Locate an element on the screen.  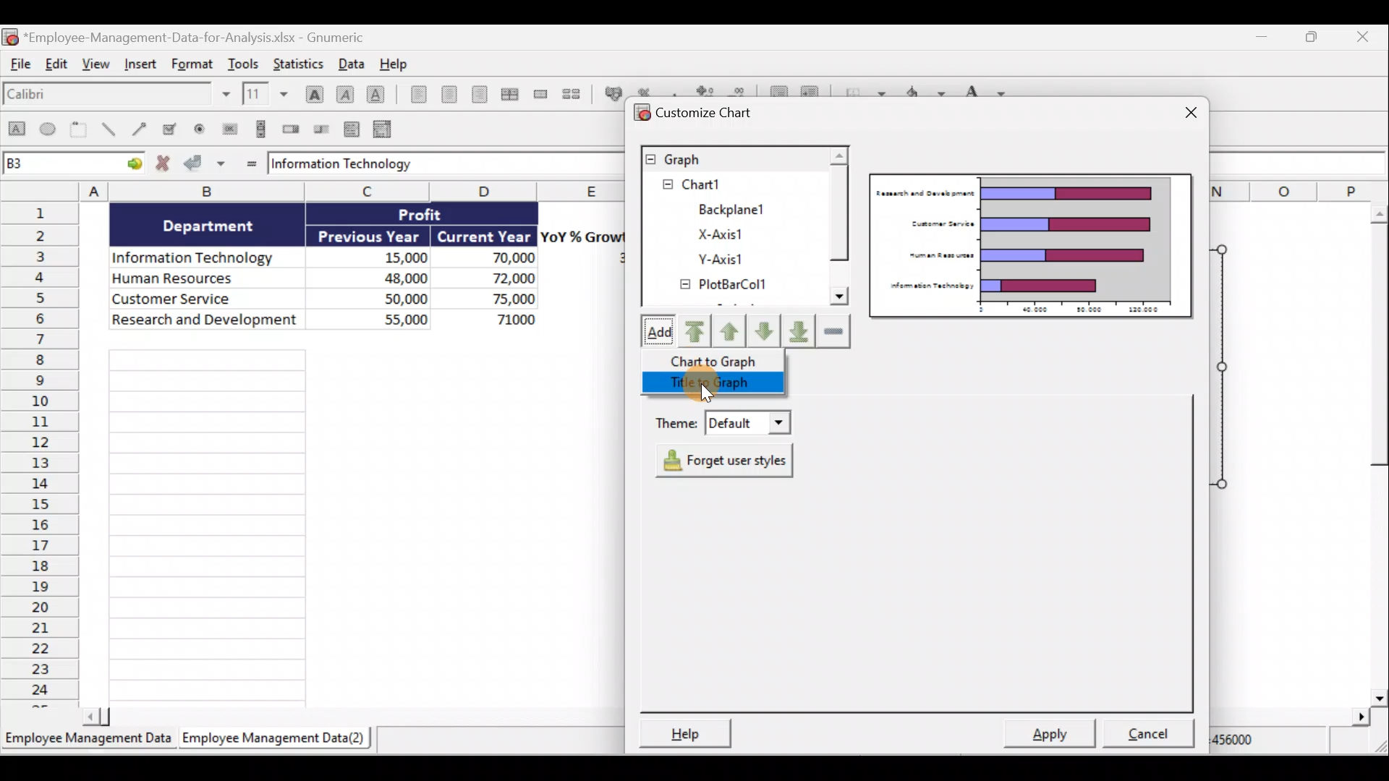
Insert is located at coordinates (140, 63).